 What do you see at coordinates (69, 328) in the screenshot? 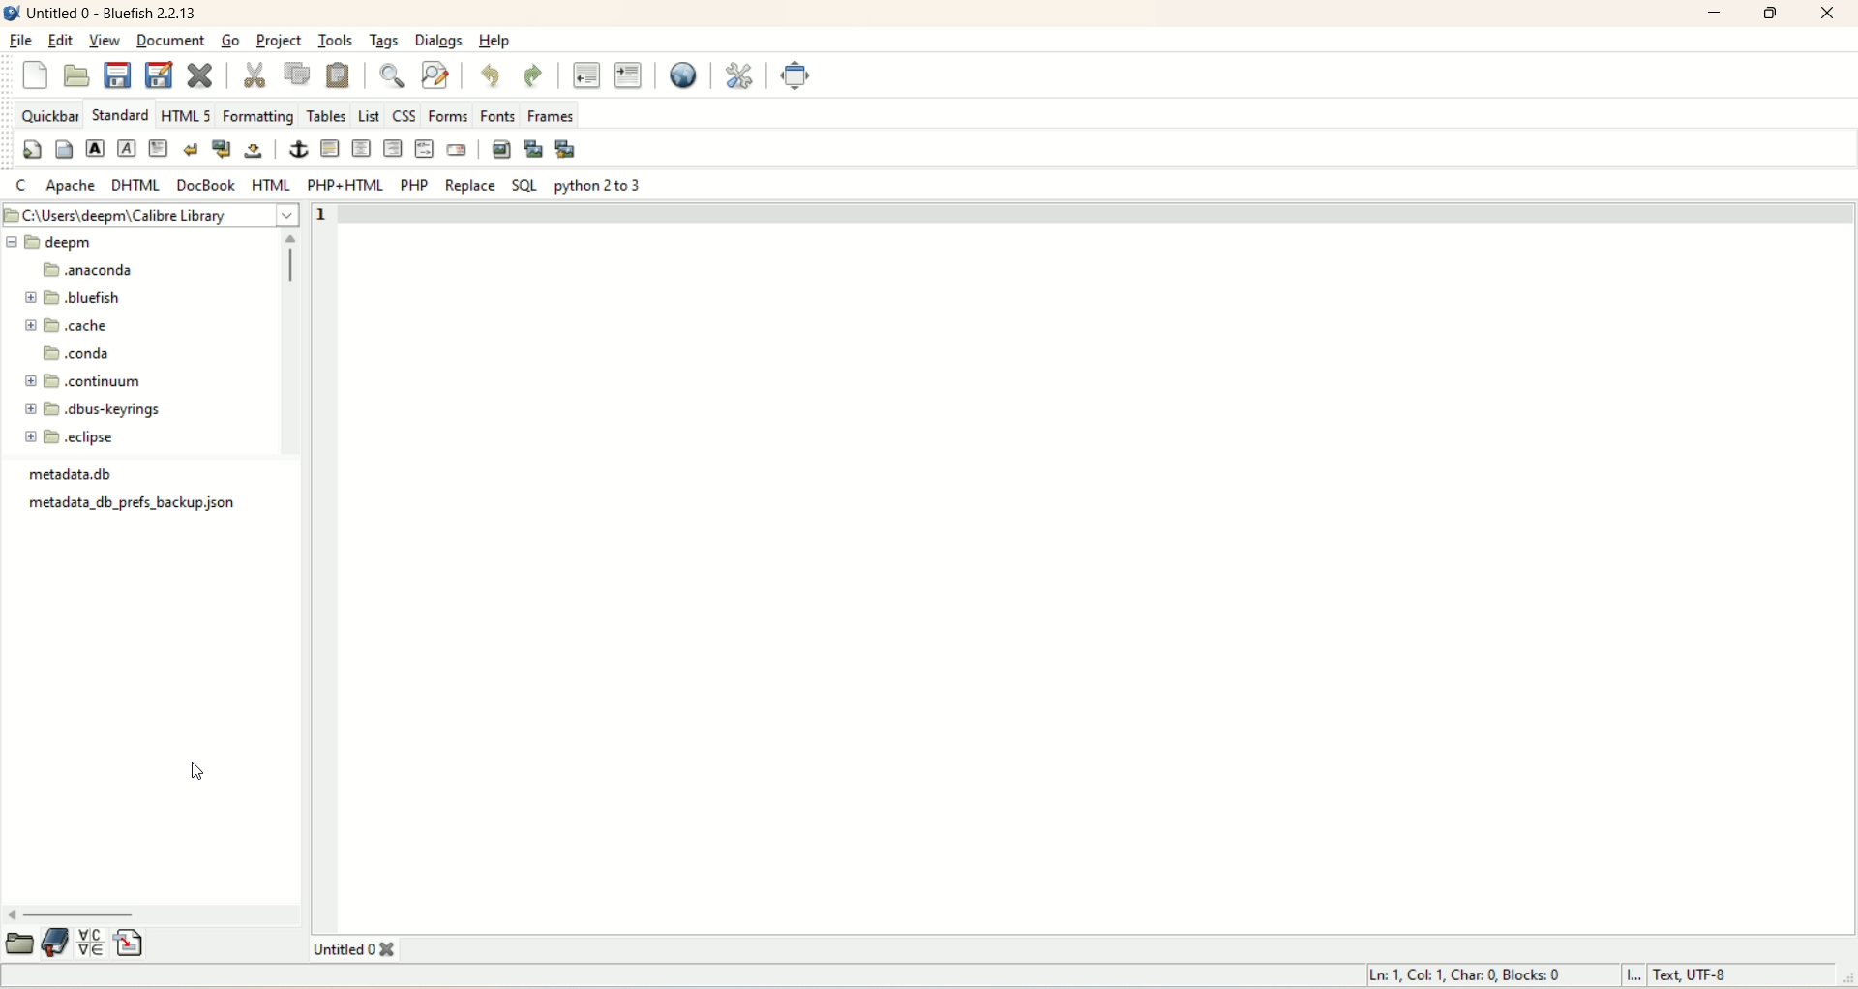
I see `cache` at bounding box center [69, 328].